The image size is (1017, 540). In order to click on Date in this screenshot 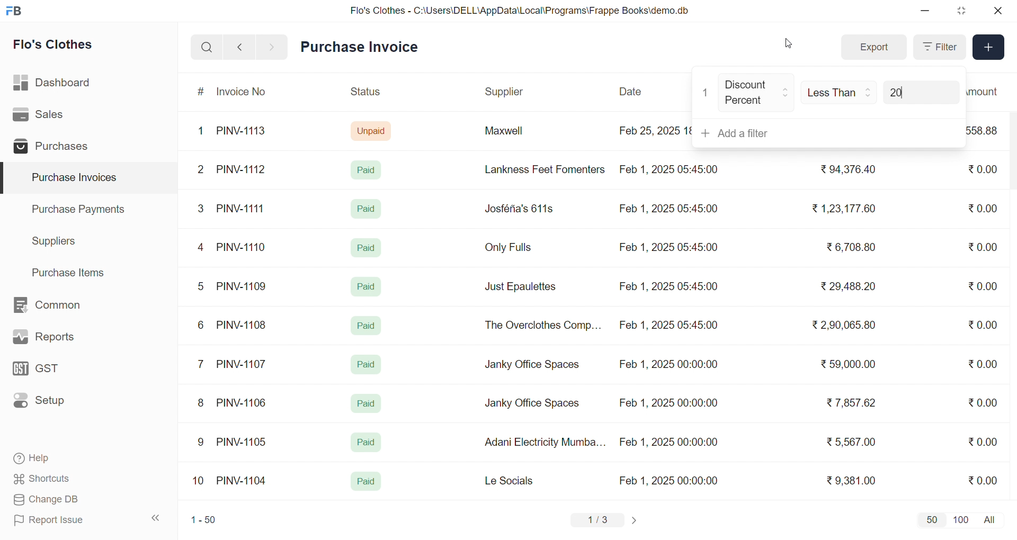, I will do `click(632, 92)`.